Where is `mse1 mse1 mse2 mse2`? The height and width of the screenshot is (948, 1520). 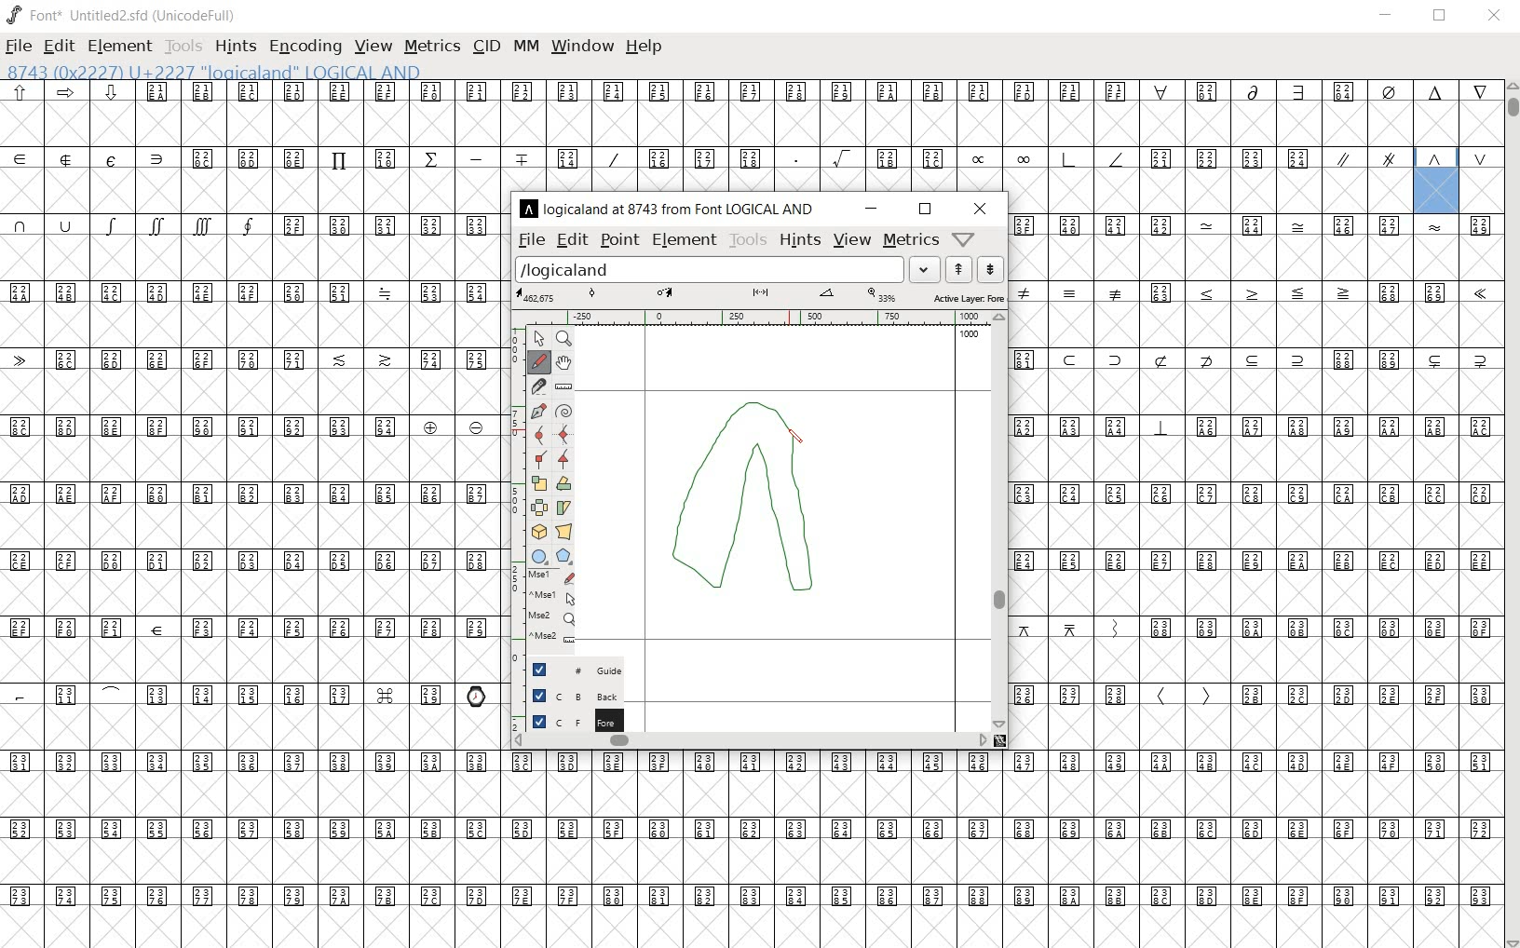
mse1 mse1 mse2 mse2 is located at coordinates (550, 608).